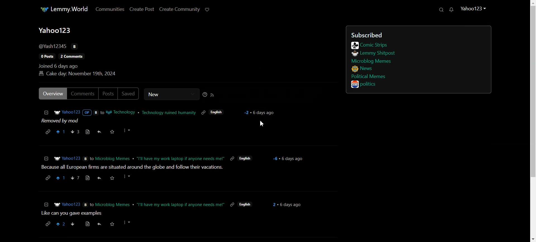 The width and height of the screenshot is (536, 242). Describe the element at coordinates (87, 51) in the screenshot. I see `Text` at that location.